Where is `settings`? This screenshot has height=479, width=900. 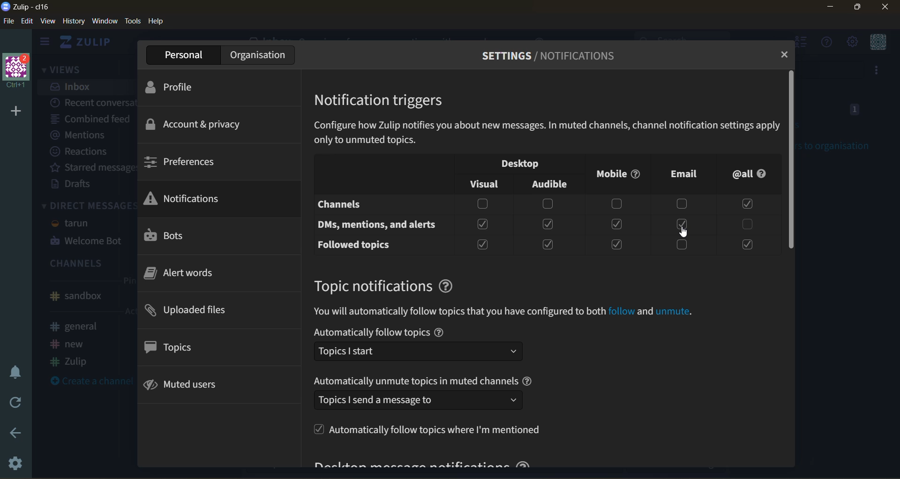
settings is located at coordinates (14, 465).